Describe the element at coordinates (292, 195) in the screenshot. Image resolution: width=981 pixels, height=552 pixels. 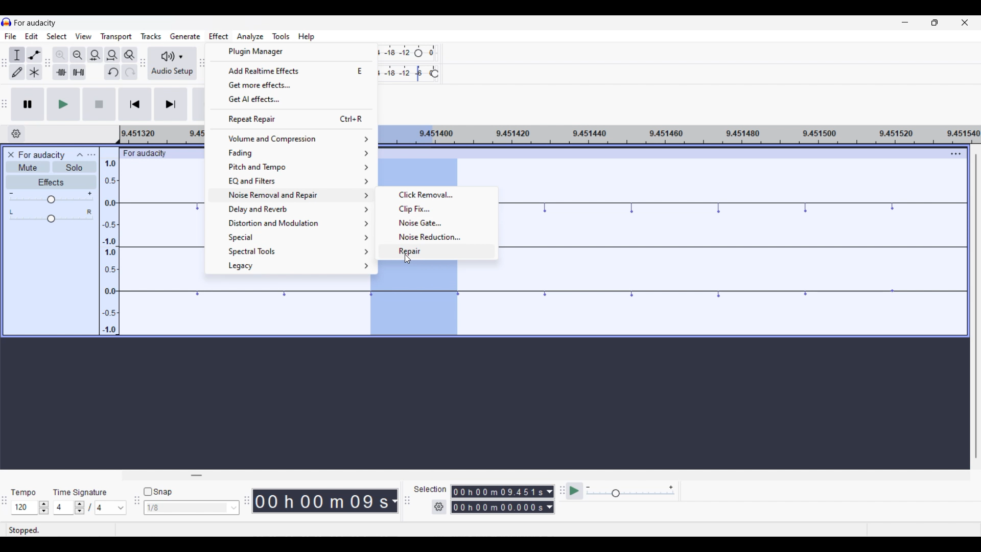
I see `Naise removal ans repair options` at that location.